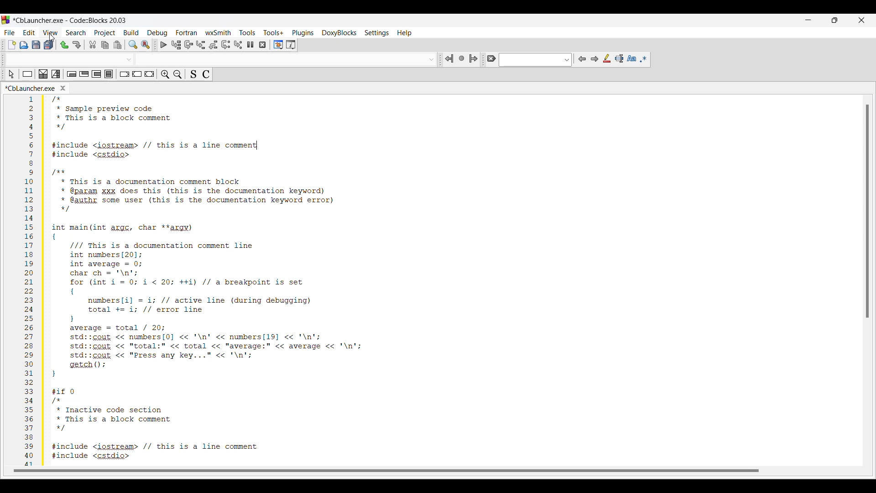 The height and width of the screenshot is (493, 876). What do you see at coordinates (24, 45) in the screenshot?
I see `Open` at bounding box center [24, 45].